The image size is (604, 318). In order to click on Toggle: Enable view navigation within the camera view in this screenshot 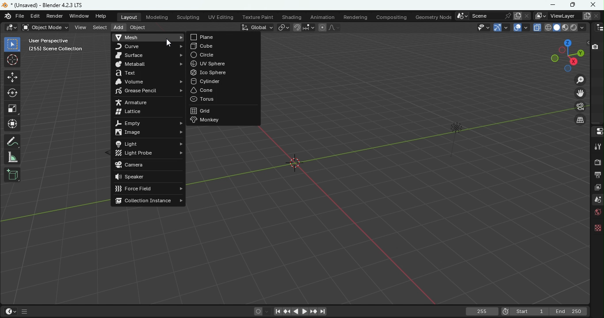, I will do `click(580, 120)`.